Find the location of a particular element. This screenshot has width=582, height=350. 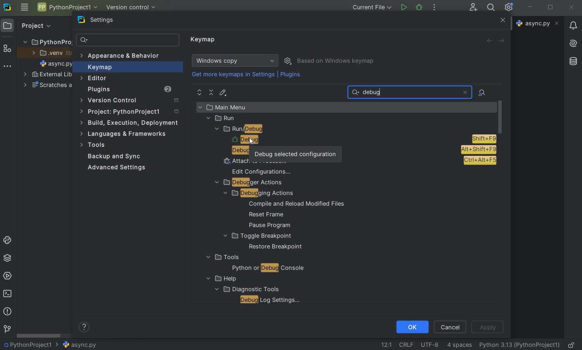

keymap is located at coordinates (99, 68).